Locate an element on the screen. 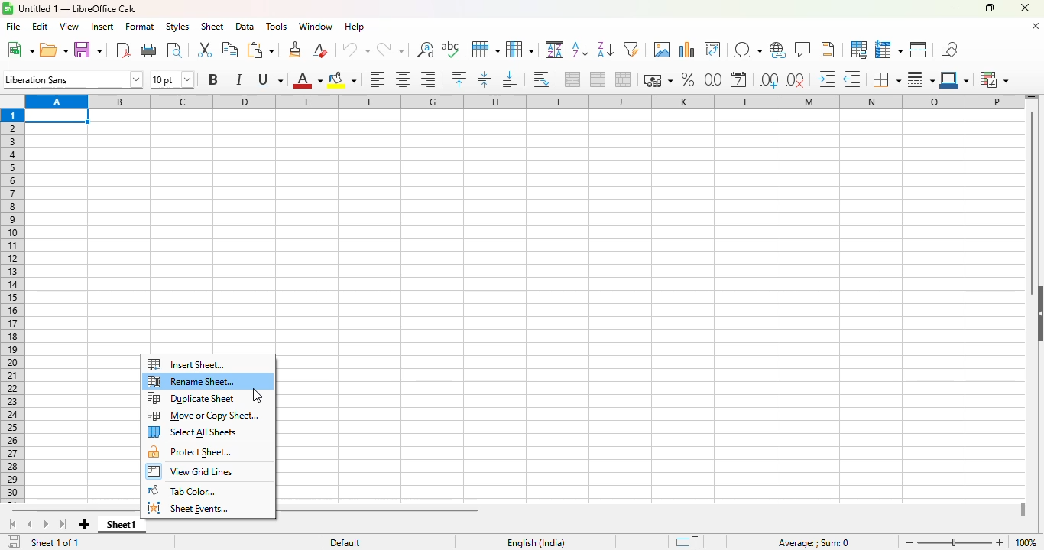  scroll to next sheet is located at coordinates (47, 525).